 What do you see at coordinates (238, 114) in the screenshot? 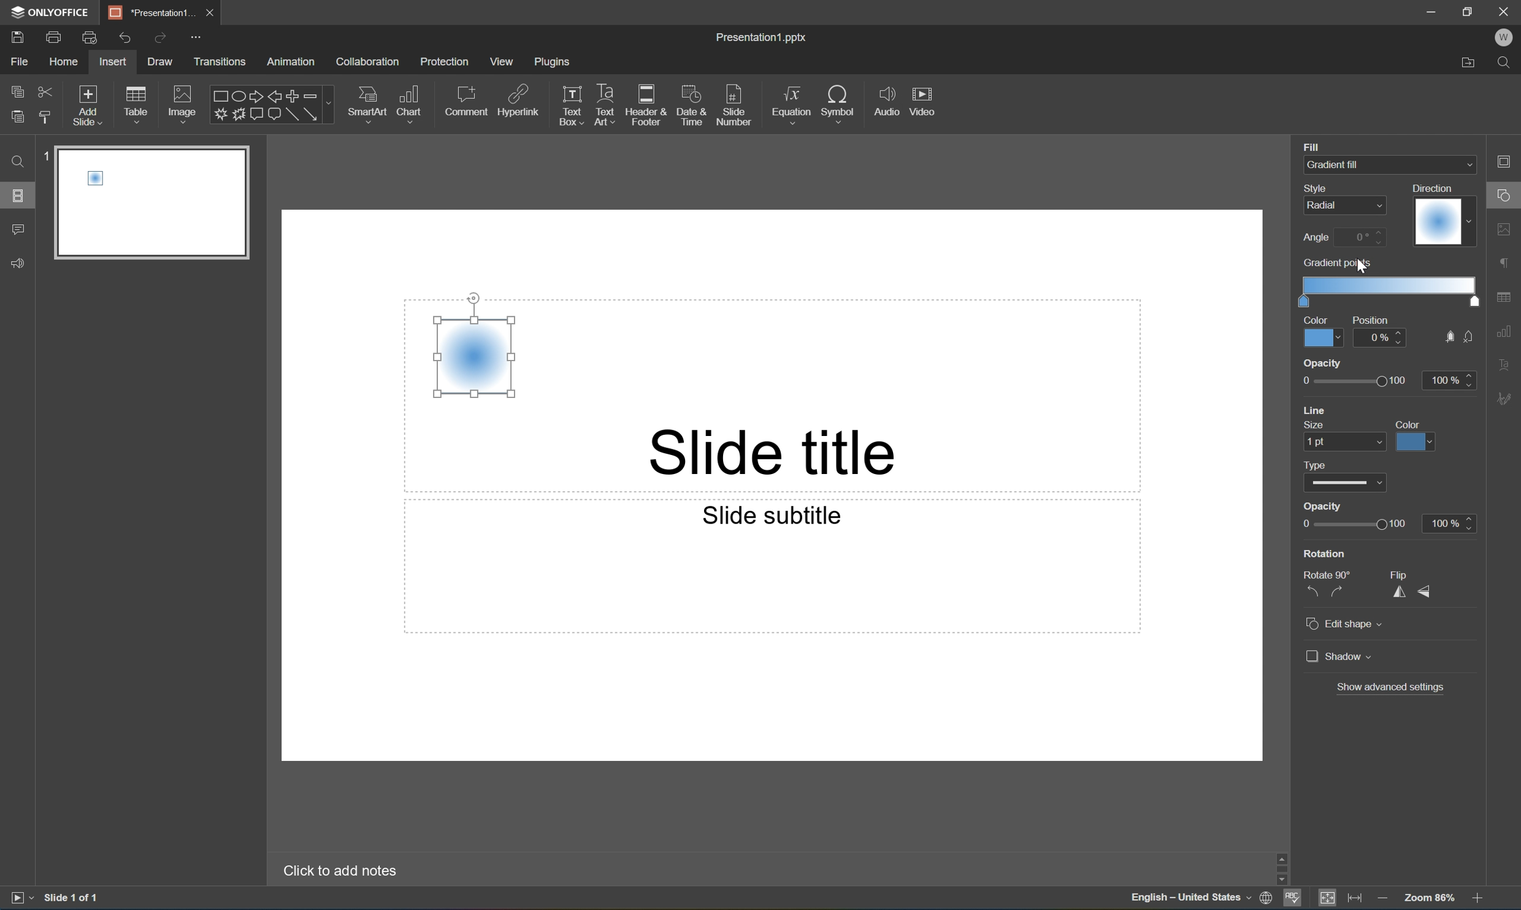
I see `` at bounding box center [238, 114].